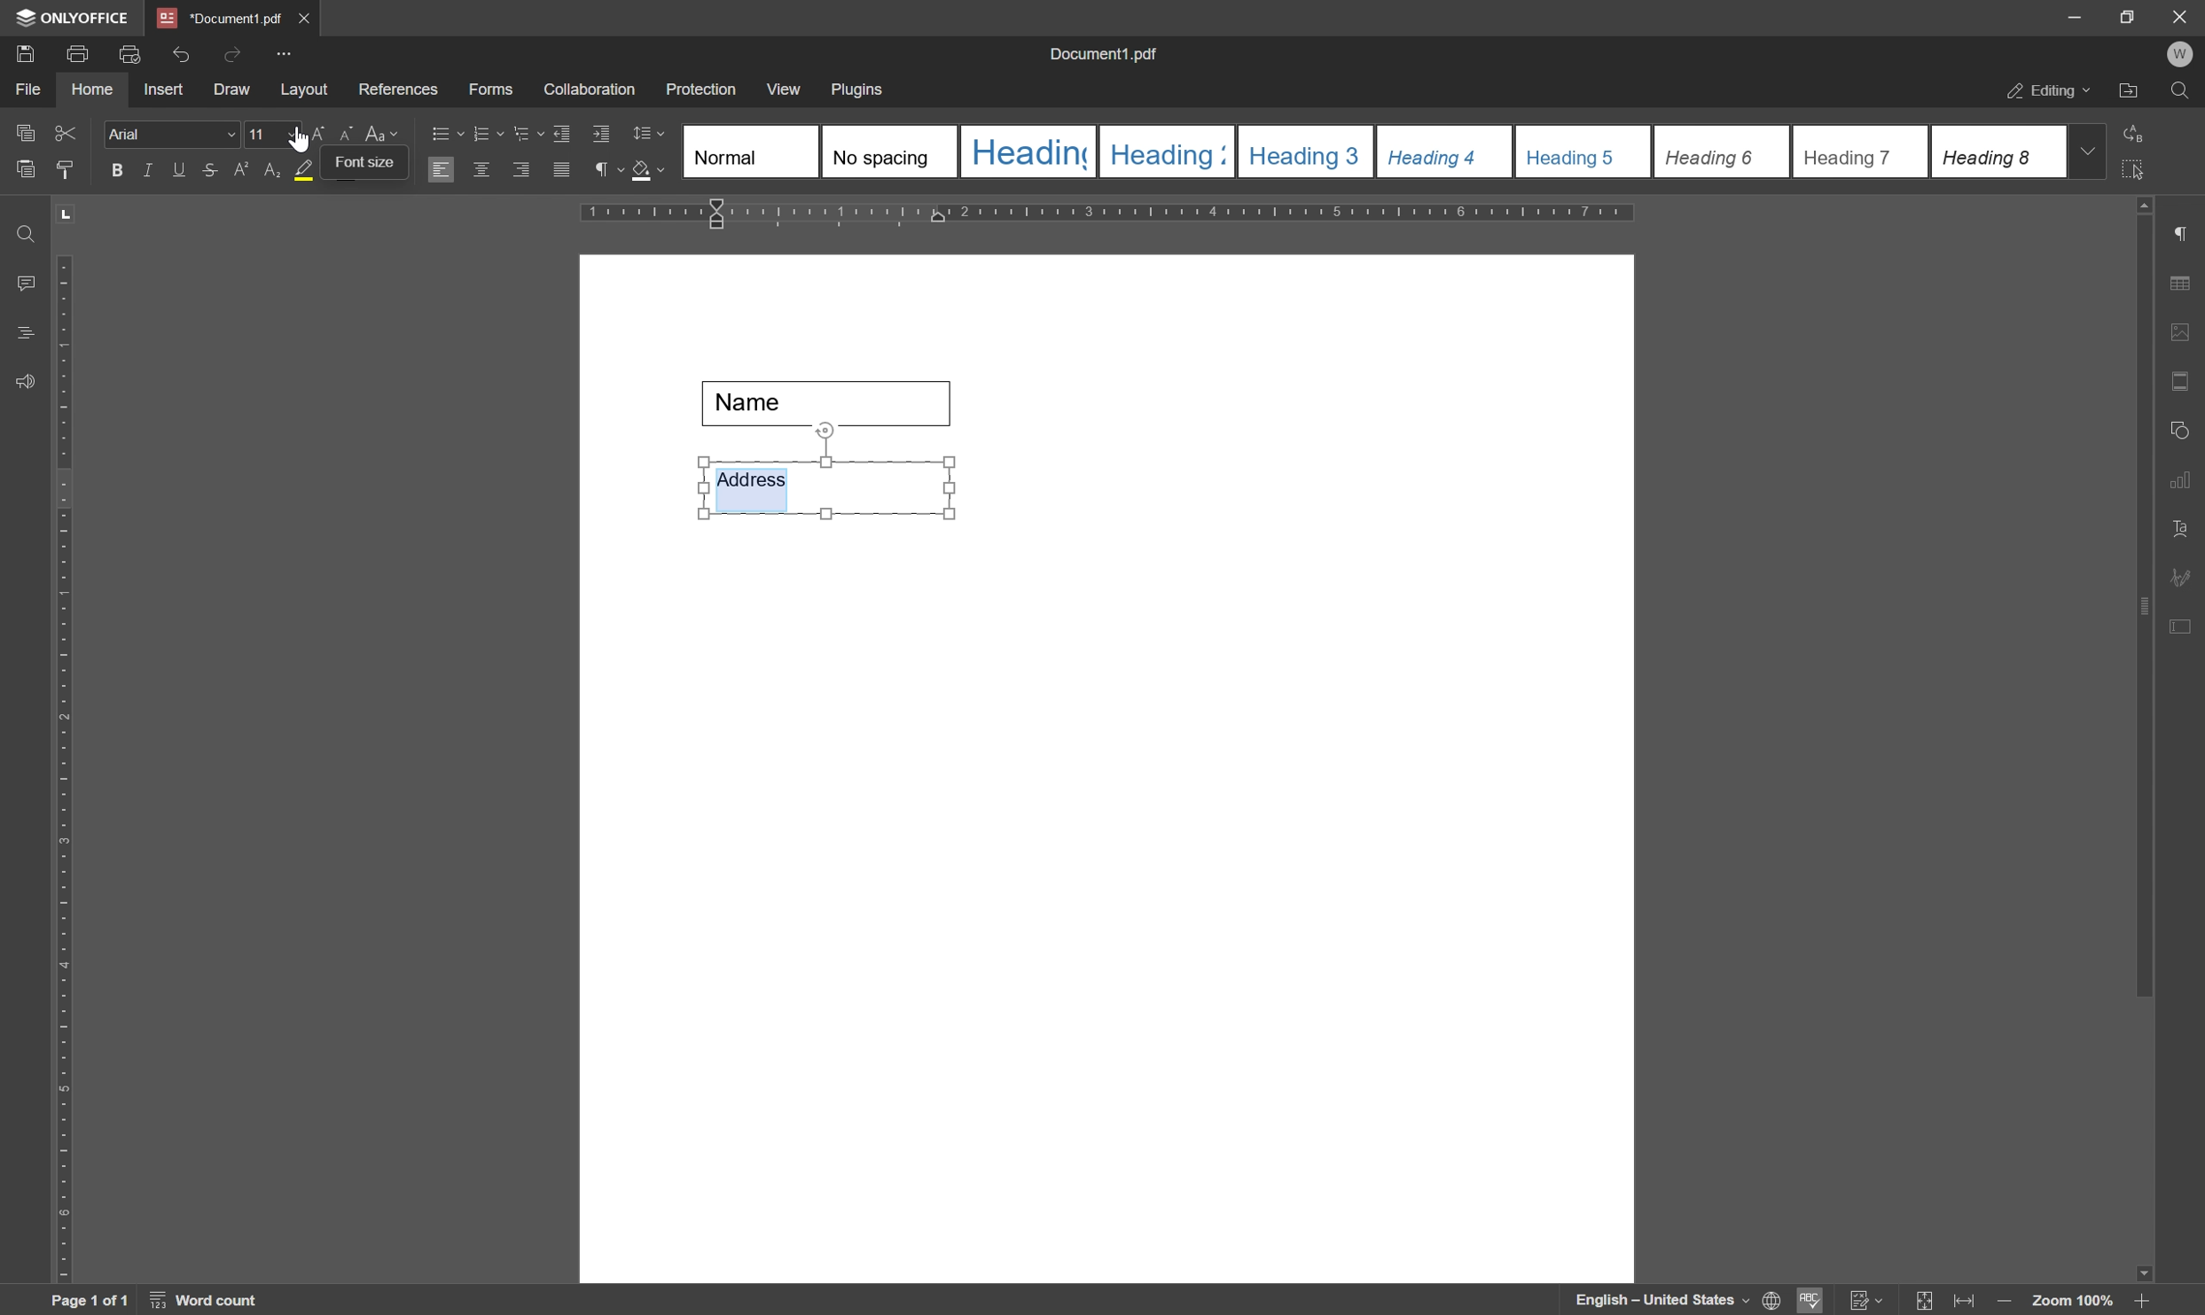  What do you see at coordinates (112, 171) in the screenshot?
I see `bold` at bounding box center [112, 171].